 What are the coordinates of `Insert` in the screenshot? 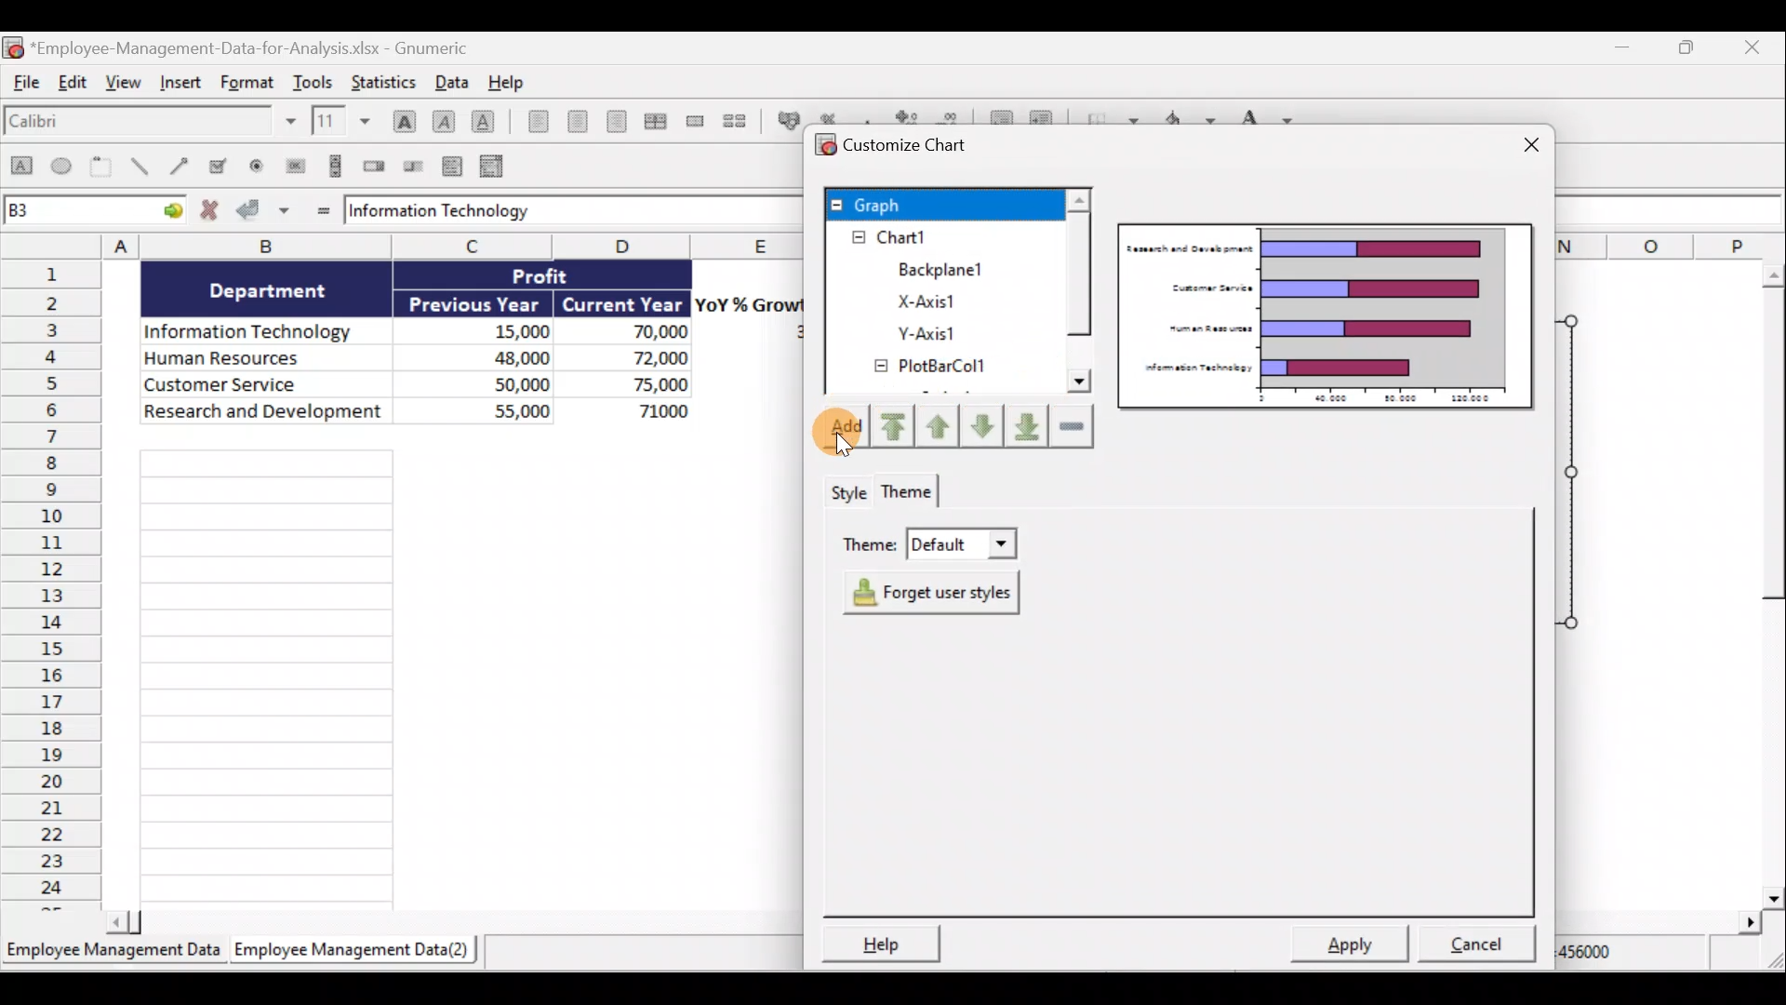 It's located at (186, 84).